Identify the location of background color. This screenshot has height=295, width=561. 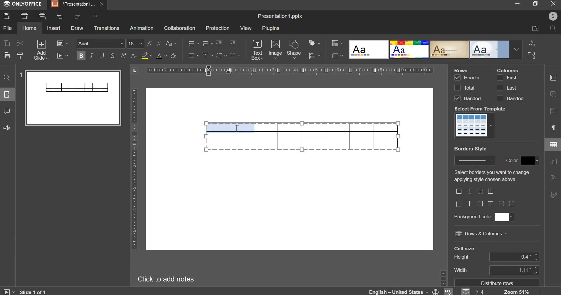
(503, 217).